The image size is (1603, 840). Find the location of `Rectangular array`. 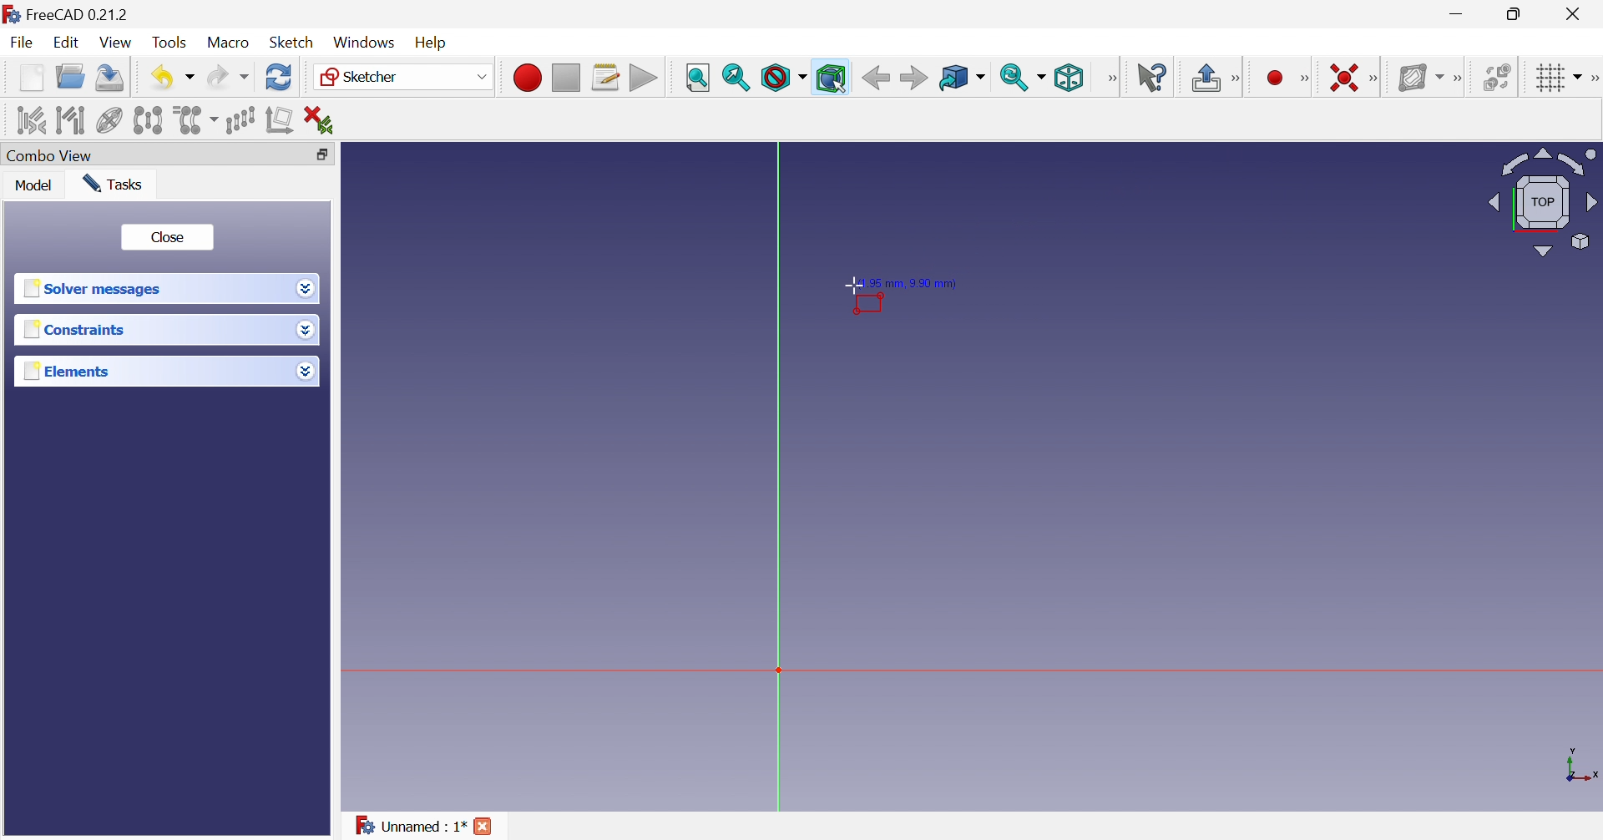

Rectangular array is located at coordinates (241, 121).